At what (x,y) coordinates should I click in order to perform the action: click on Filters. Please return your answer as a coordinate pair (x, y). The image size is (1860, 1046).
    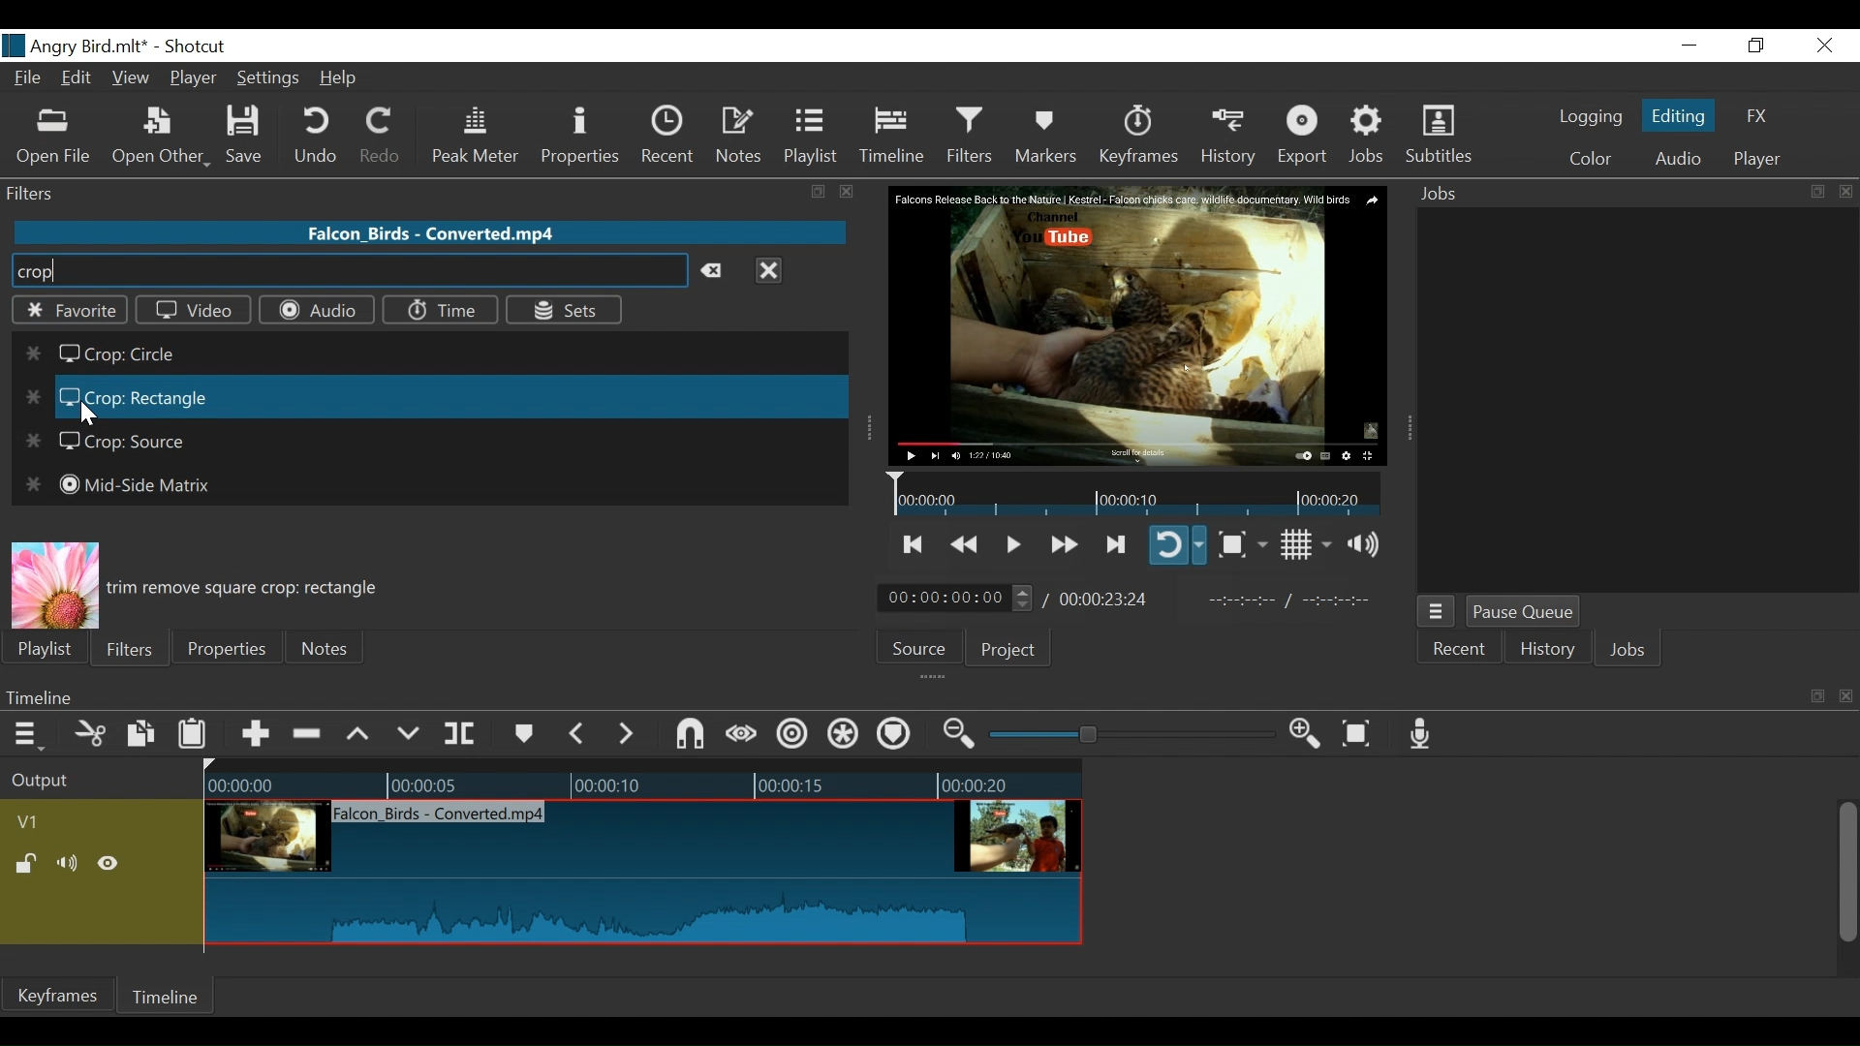
    Looking at the image, I should click on (973, 135).